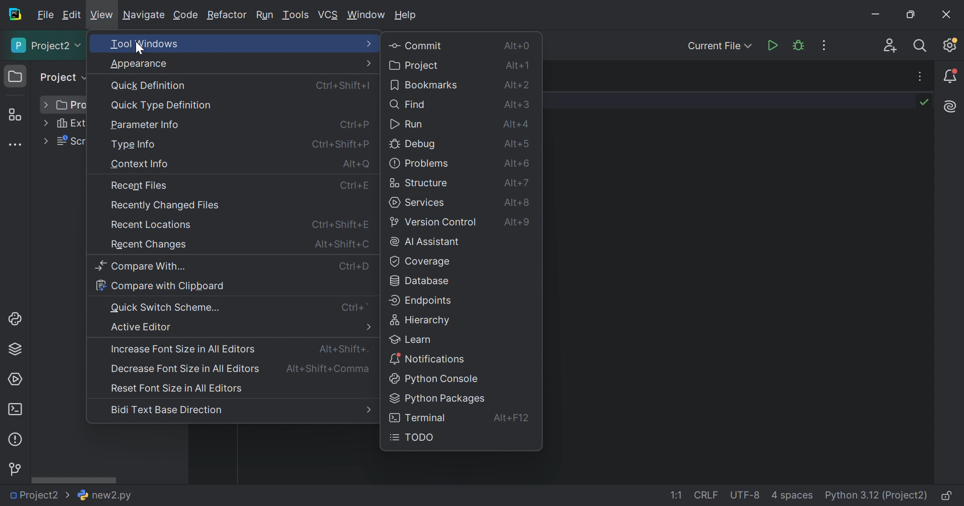 The width and height of the screenshot is (964, 506). I want to click on new2.py, so click(104, 495).